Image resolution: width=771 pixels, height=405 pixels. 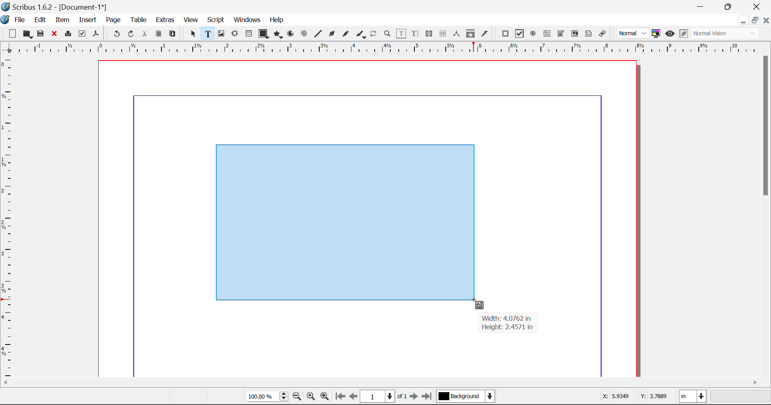 I want to click on Item, so click(x=61, y=19).